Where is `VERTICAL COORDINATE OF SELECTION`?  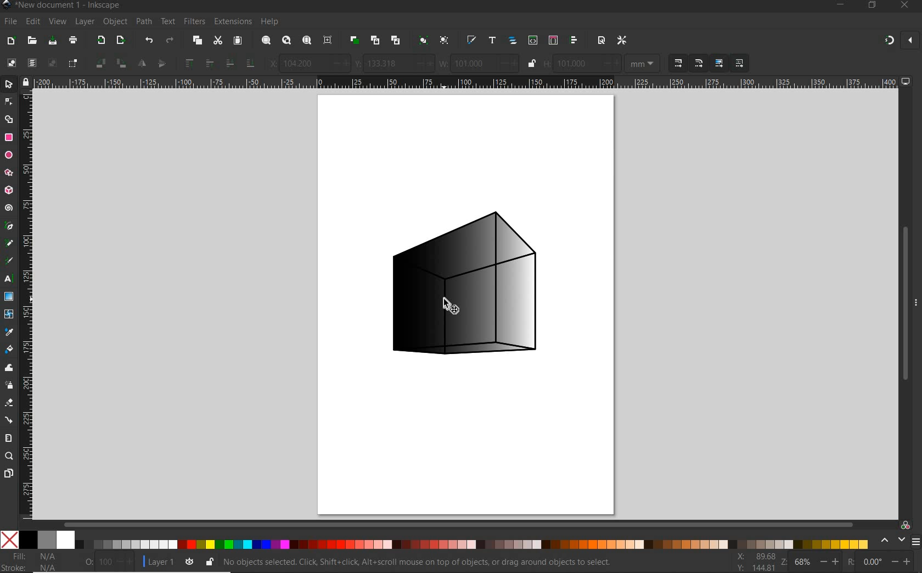 VERTICAL COORDINATE OF SELECTION is located at coordinates (358, 63).